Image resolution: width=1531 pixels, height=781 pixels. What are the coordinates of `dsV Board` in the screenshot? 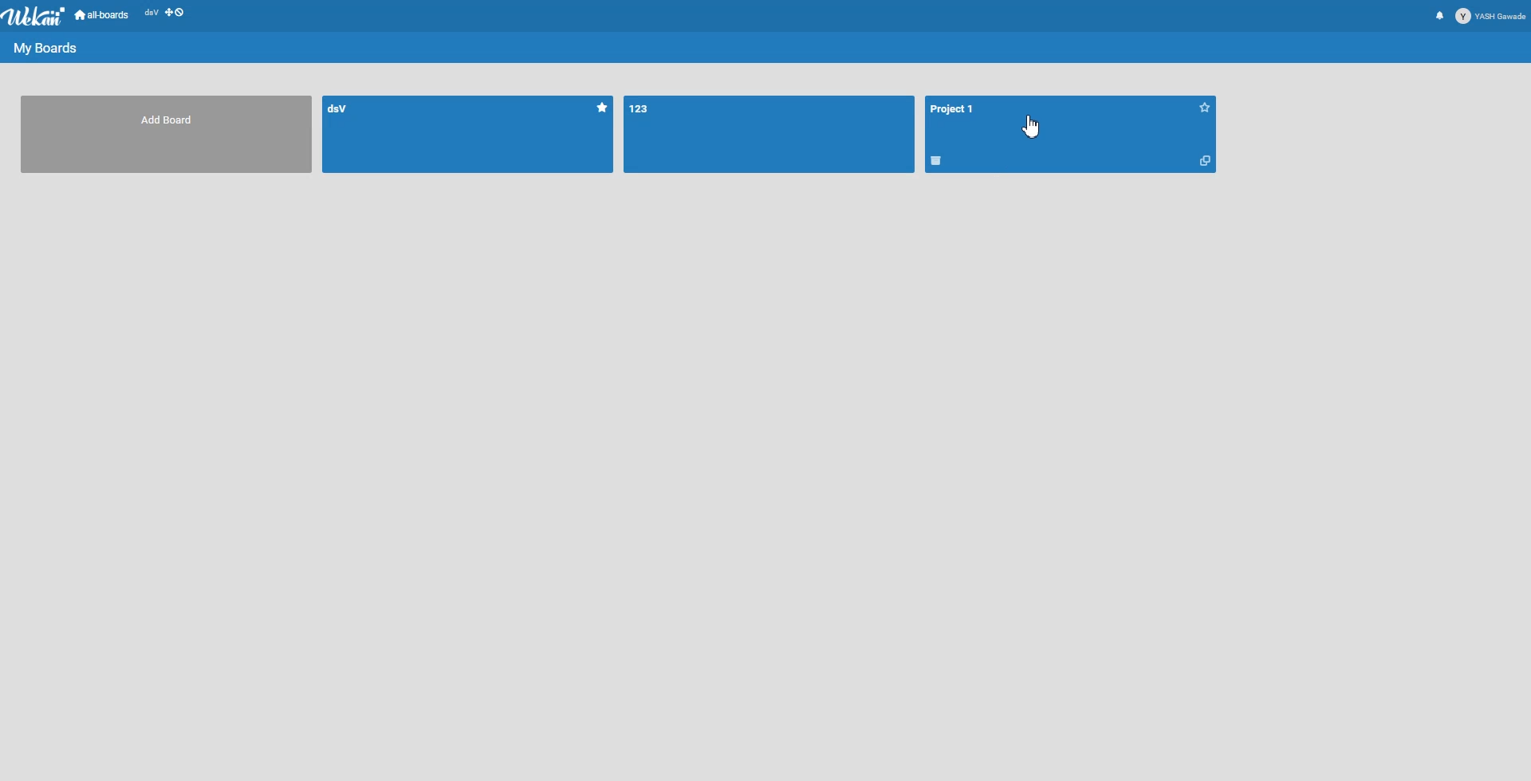 It's located at (344, 108).